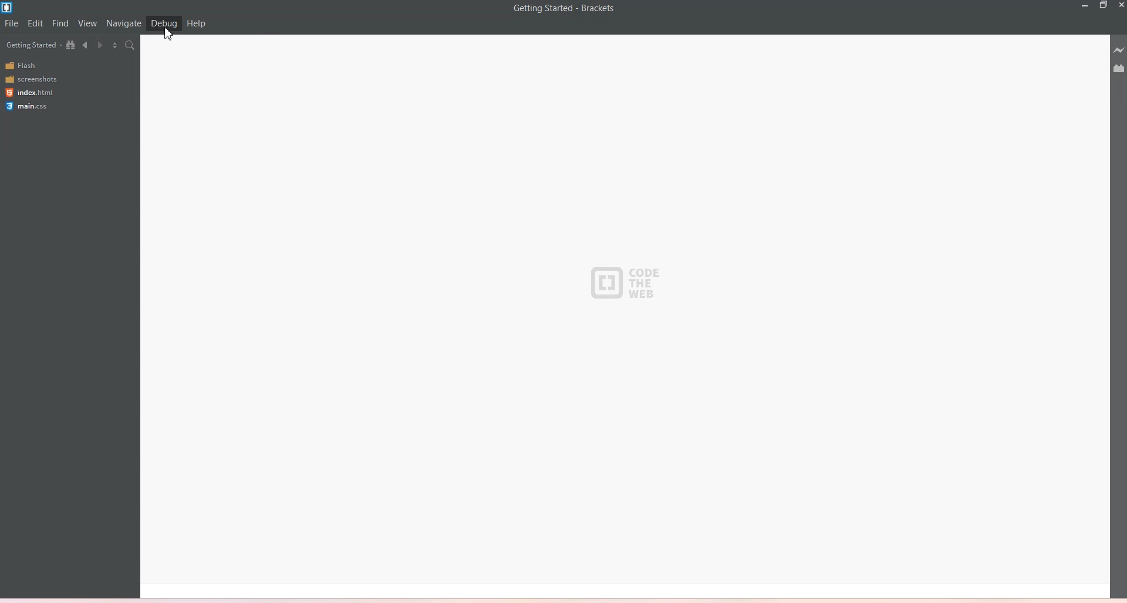 The width and height of the screenshot is (1127, 603). What do you see at coordinates (102, 45) in the screenshot?
I see `Navigate Forwards` at bounding box center [102, 45].